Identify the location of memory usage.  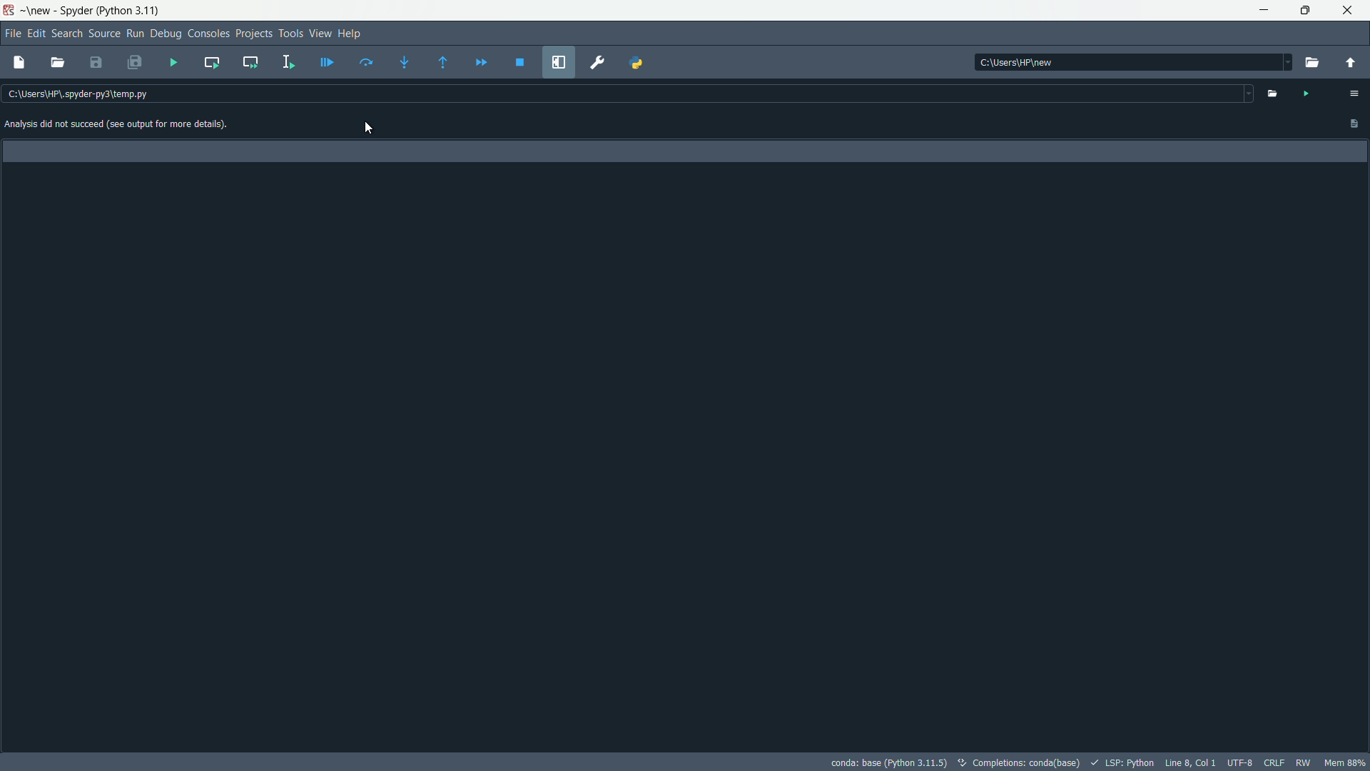
(1346, 762).